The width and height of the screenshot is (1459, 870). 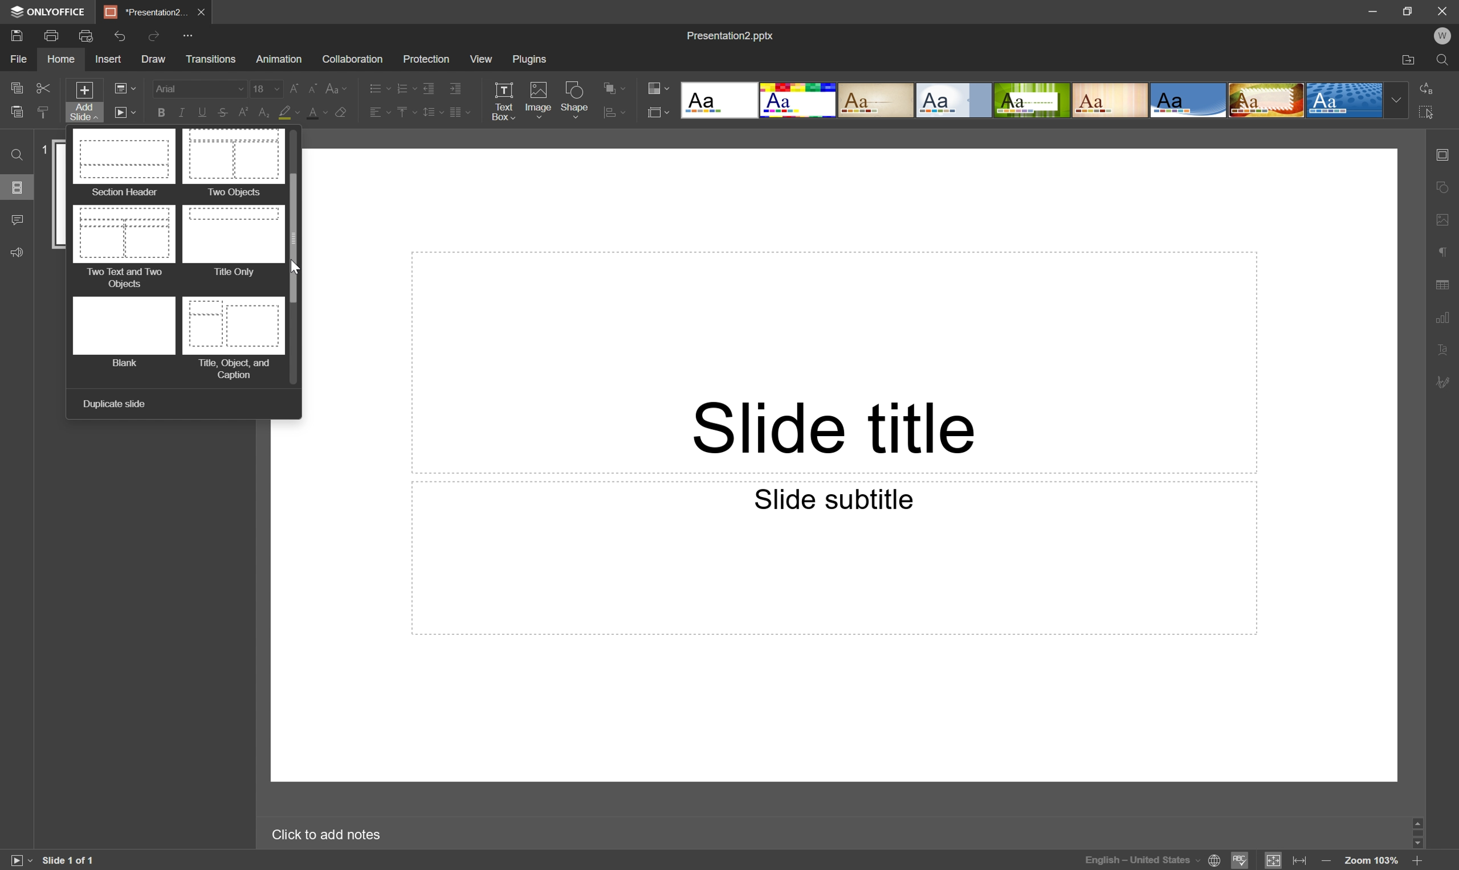 What do you see at coordinates (334, 832) in the screenshot?
I see `Click to add notes` at bounding box center [334, 832].